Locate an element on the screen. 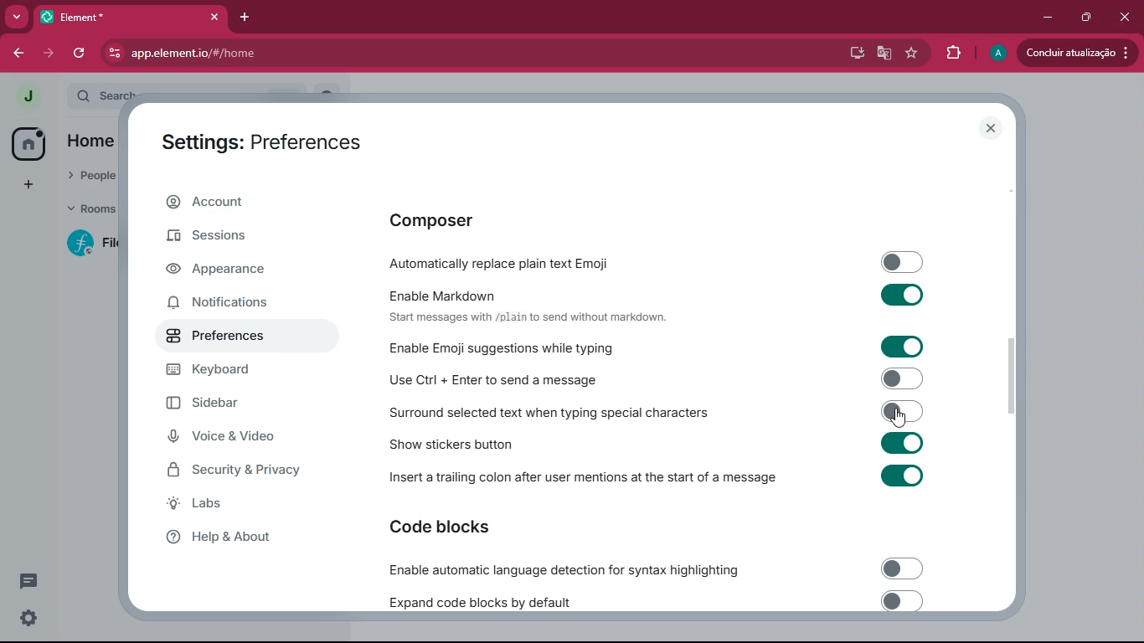 Image resolution: width=1144 pixels, height=643 pixels. security & privacy is located at coordinates (235, 469).